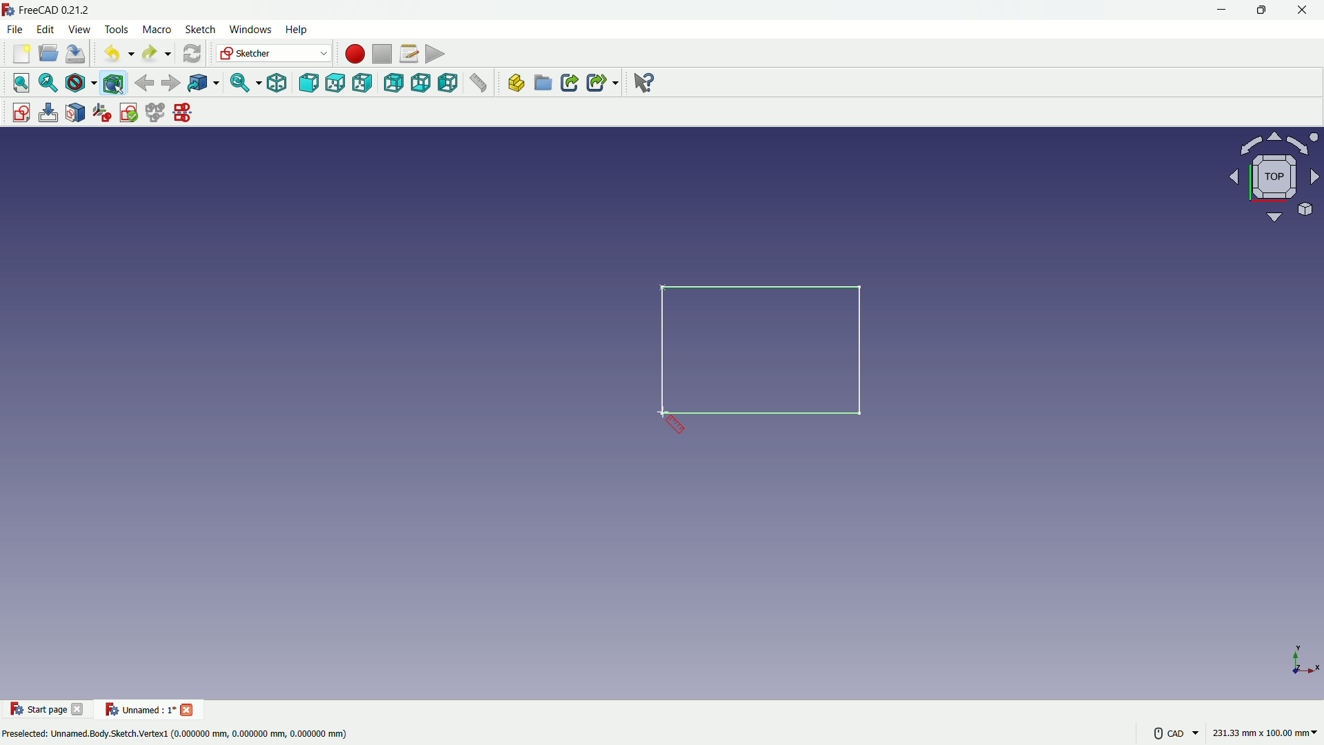 The width and height of the screenshot is (1324, 745). What do you see at coordinates (1263, 10) in the screenshot?
I see `maximize or restore` at bounding box center [1263, 10].